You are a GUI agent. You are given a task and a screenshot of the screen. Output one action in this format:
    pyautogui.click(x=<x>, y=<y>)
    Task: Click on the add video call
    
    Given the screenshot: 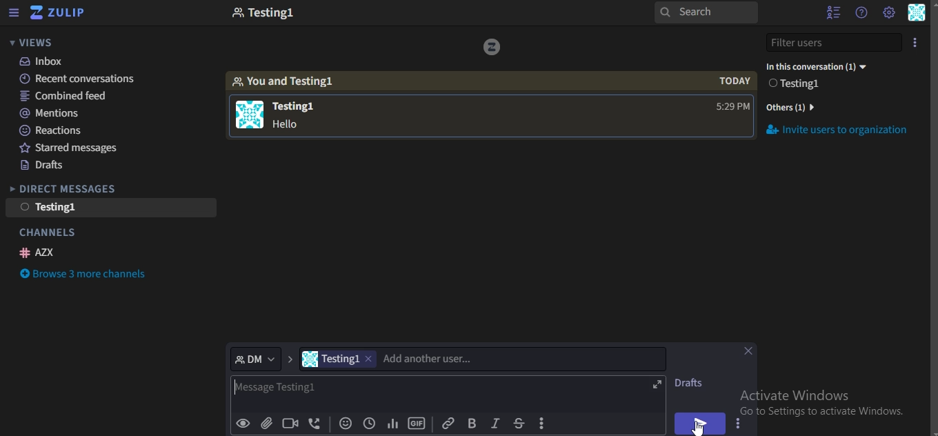 What is the action you would take?
    pyautogui.click(x=291, y=423)
    